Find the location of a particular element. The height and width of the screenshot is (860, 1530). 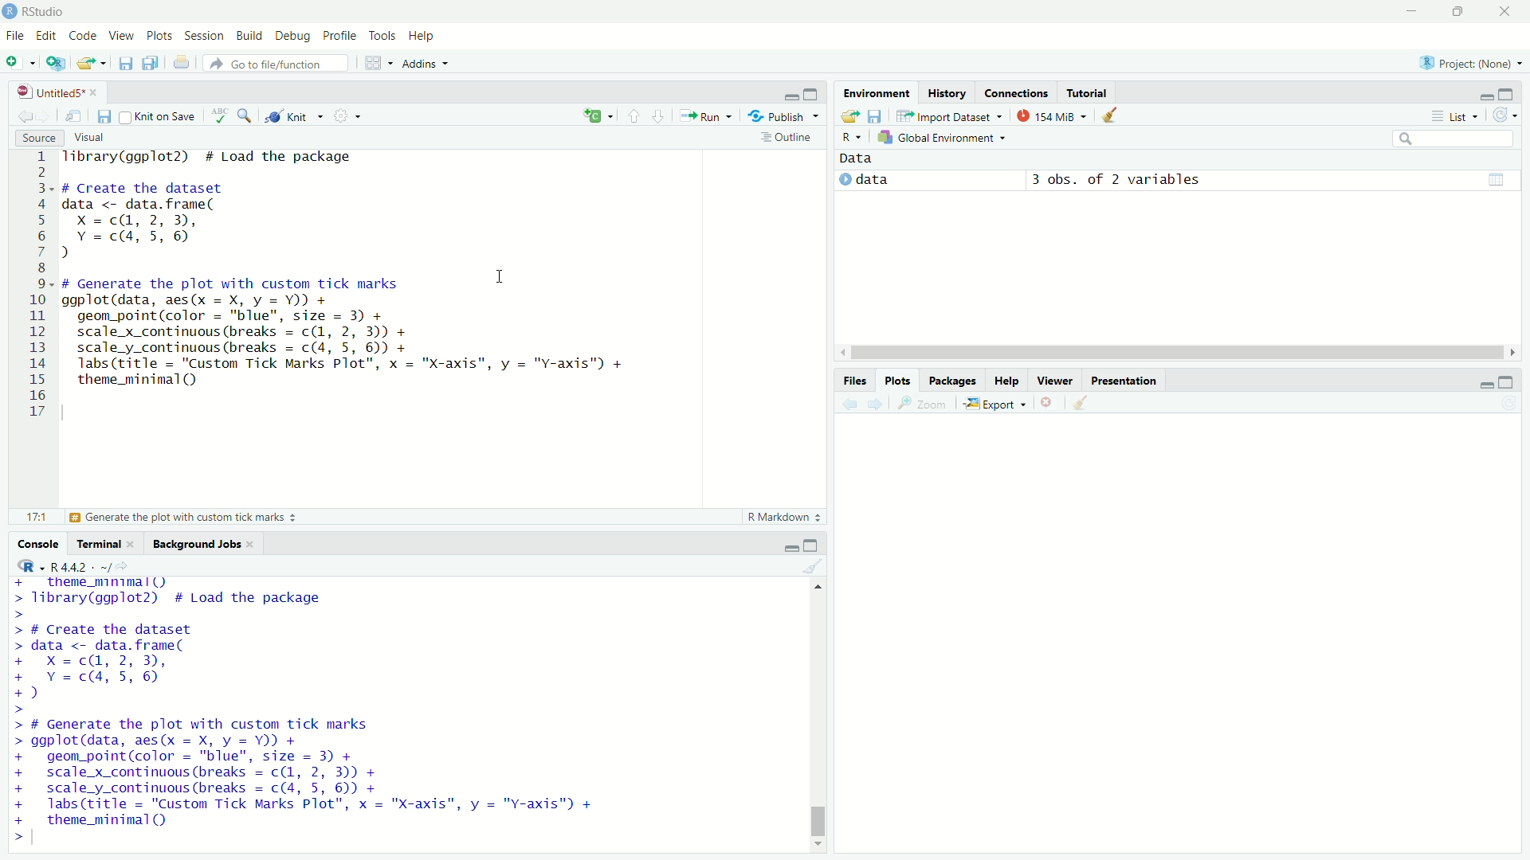

close is located at coordinates (255, 544).